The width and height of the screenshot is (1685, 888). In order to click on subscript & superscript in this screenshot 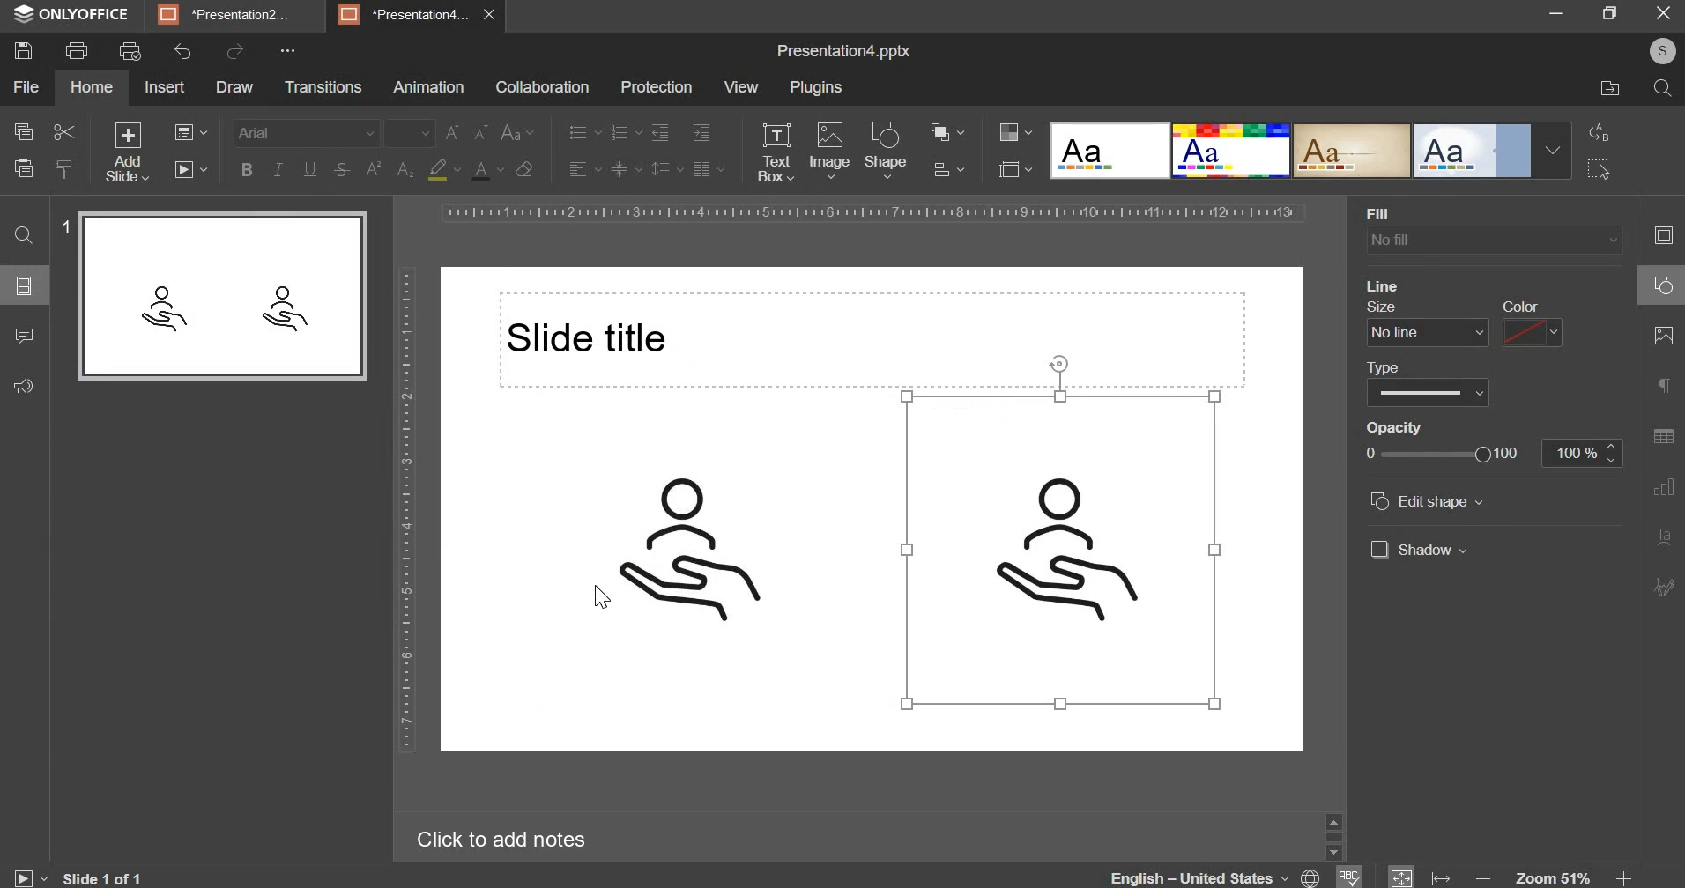, I will do `click(389, 169)`.